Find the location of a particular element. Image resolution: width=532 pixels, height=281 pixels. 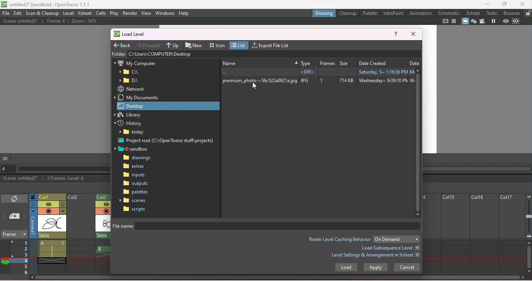

Frame is located at coordinates (14, 235).